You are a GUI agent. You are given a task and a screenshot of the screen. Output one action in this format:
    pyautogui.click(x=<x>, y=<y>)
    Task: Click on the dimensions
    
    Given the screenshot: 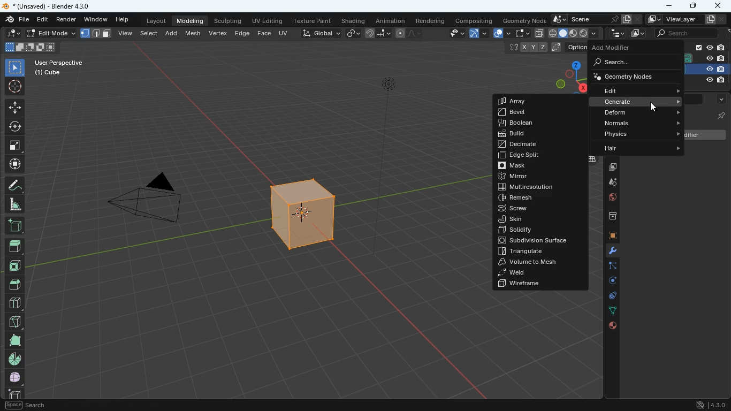 What is the action you would take?
    pyautogui.click(x=565, y=77)
    